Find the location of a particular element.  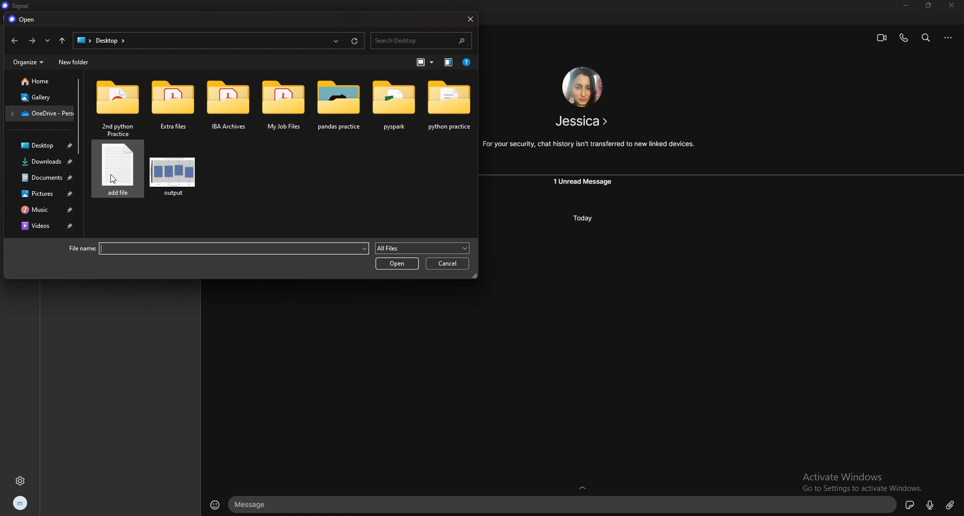

folder is located at coordinates (40, 114).